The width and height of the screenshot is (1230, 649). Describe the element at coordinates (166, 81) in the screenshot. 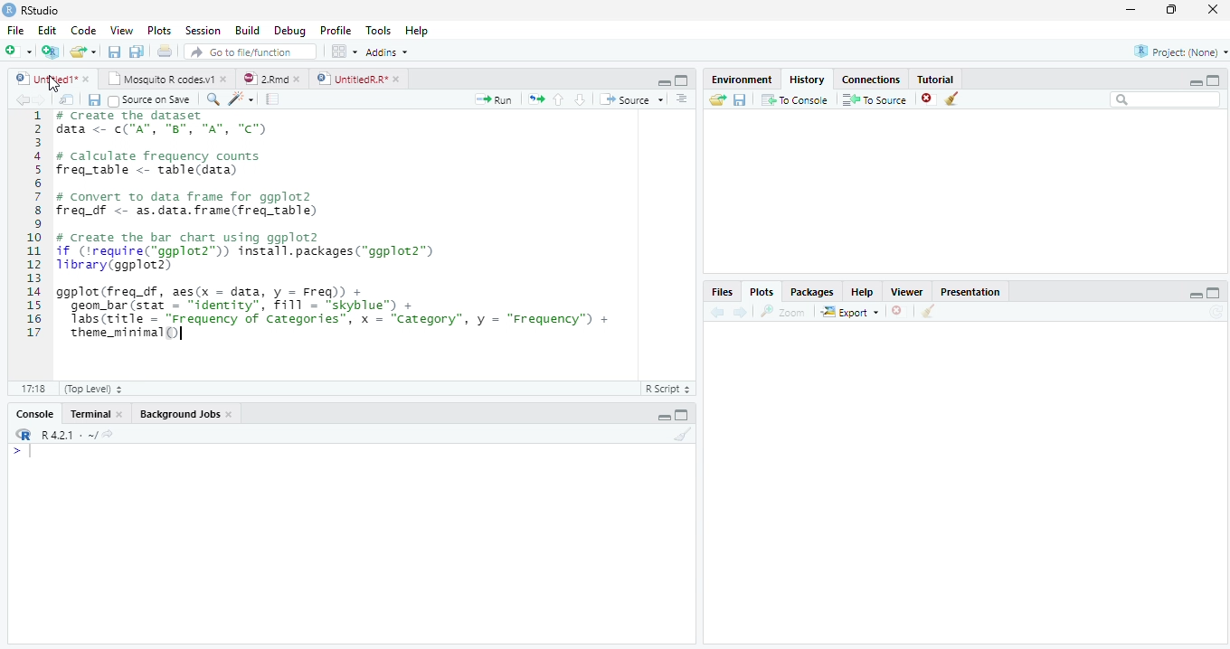

I see `Mosquito R codes1` at that location.